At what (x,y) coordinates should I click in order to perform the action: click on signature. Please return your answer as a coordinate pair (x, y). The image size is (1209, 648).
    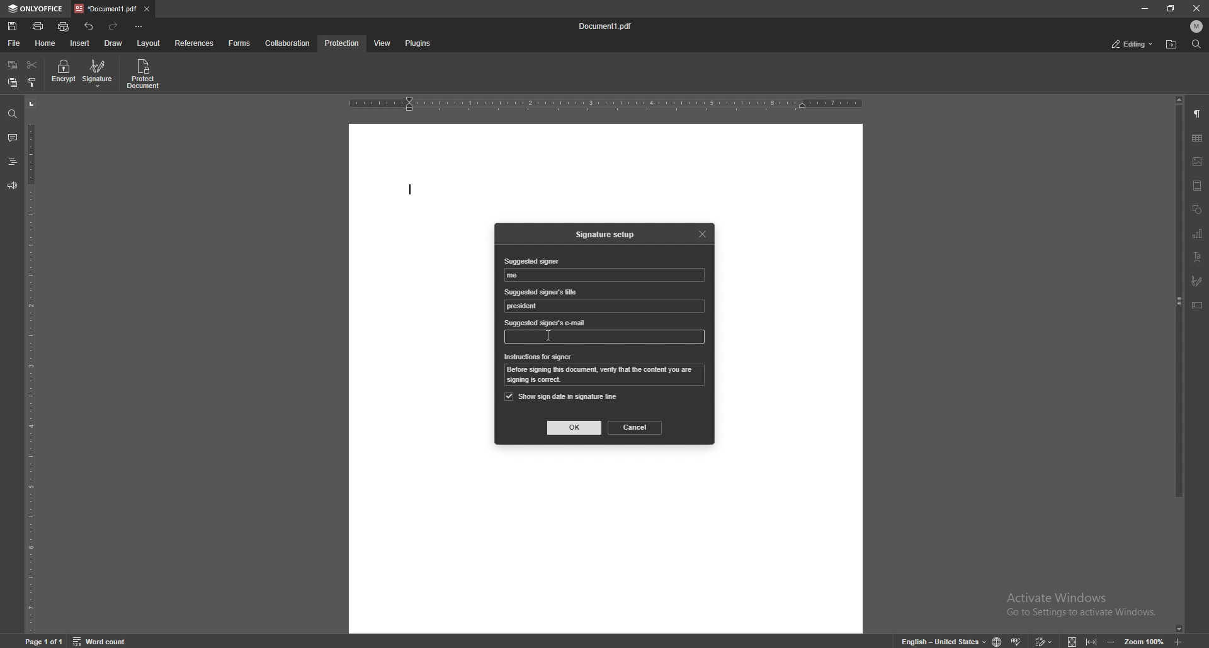
    Looking at the image, I should click on (99, 73).